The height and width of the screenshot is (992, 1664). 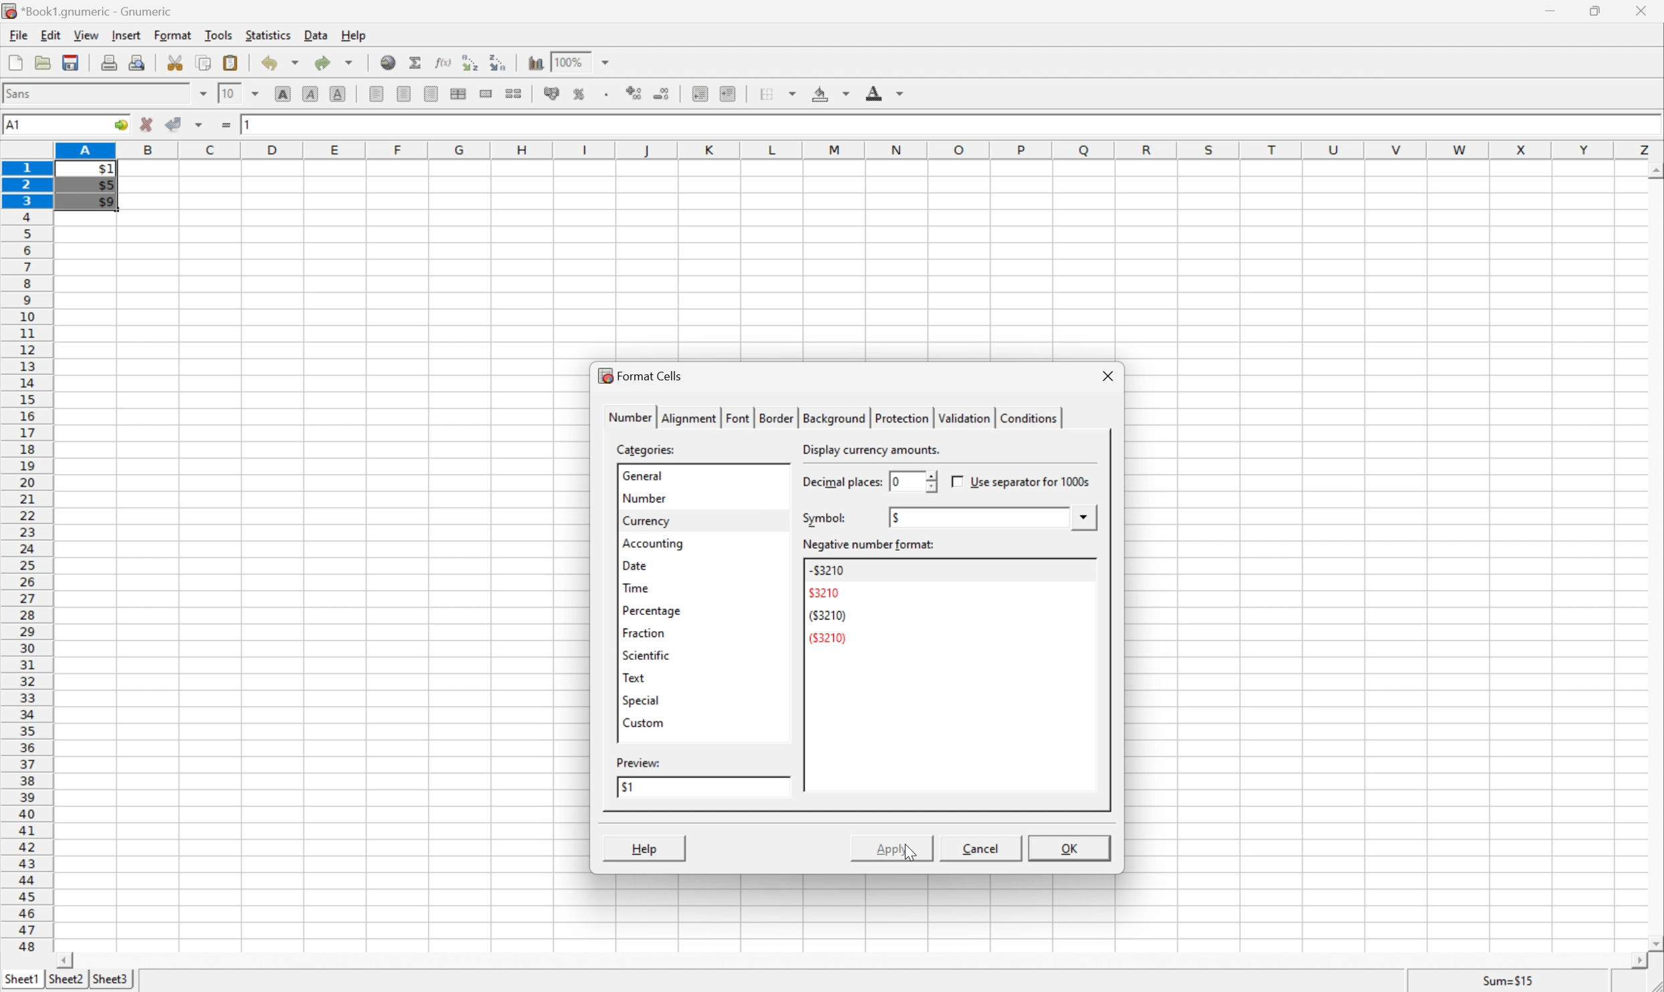 I want to click on negative number format, so click(x=871, y=545).